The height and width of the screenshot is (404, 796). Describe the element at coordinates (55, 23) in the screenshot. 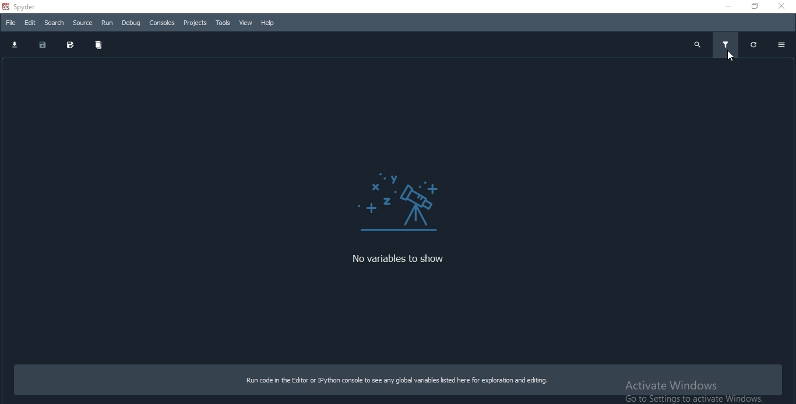

I see `Search` at that location.